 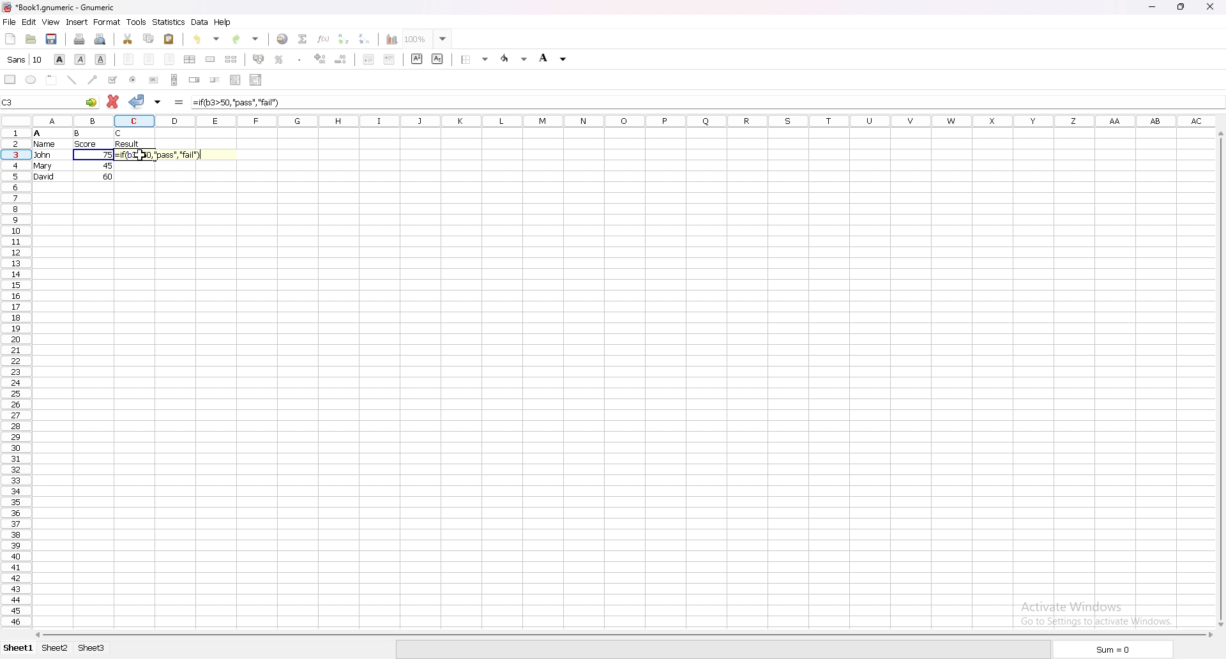 What do you see at coordinates (120, 133) in the screenshot?
I see `c` at bounding box center [120, 133].